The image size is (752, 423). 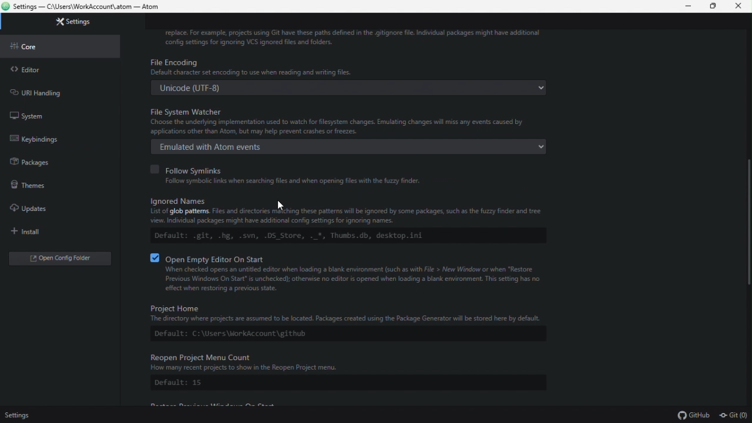 I want to click on open Config editor, so click(x=60, y=258).